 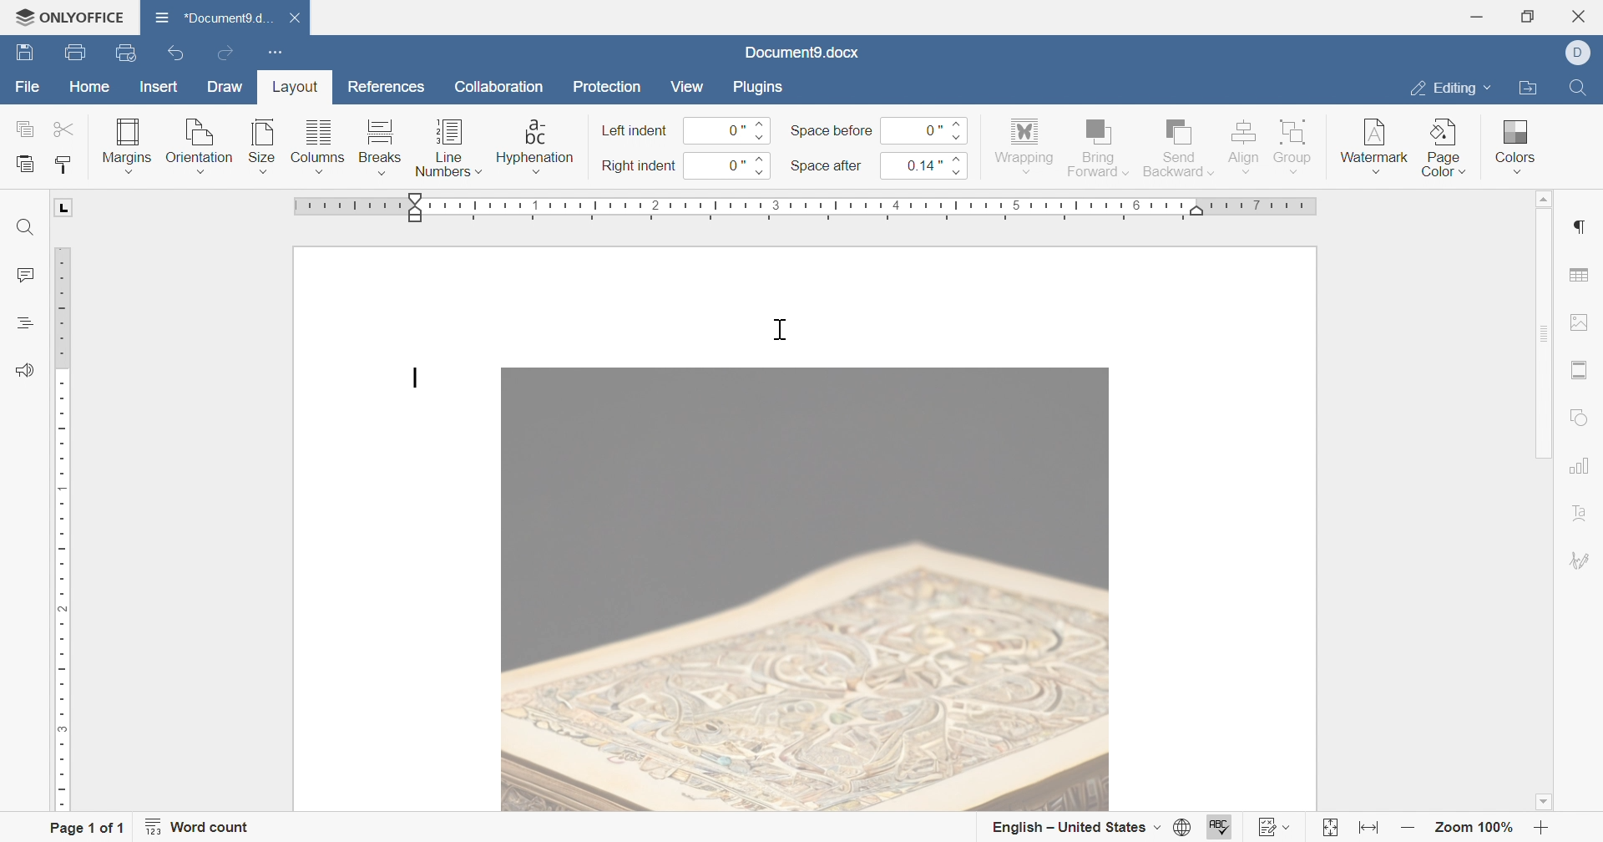 I want to click on typing cursor, so click(x=781, y=328).